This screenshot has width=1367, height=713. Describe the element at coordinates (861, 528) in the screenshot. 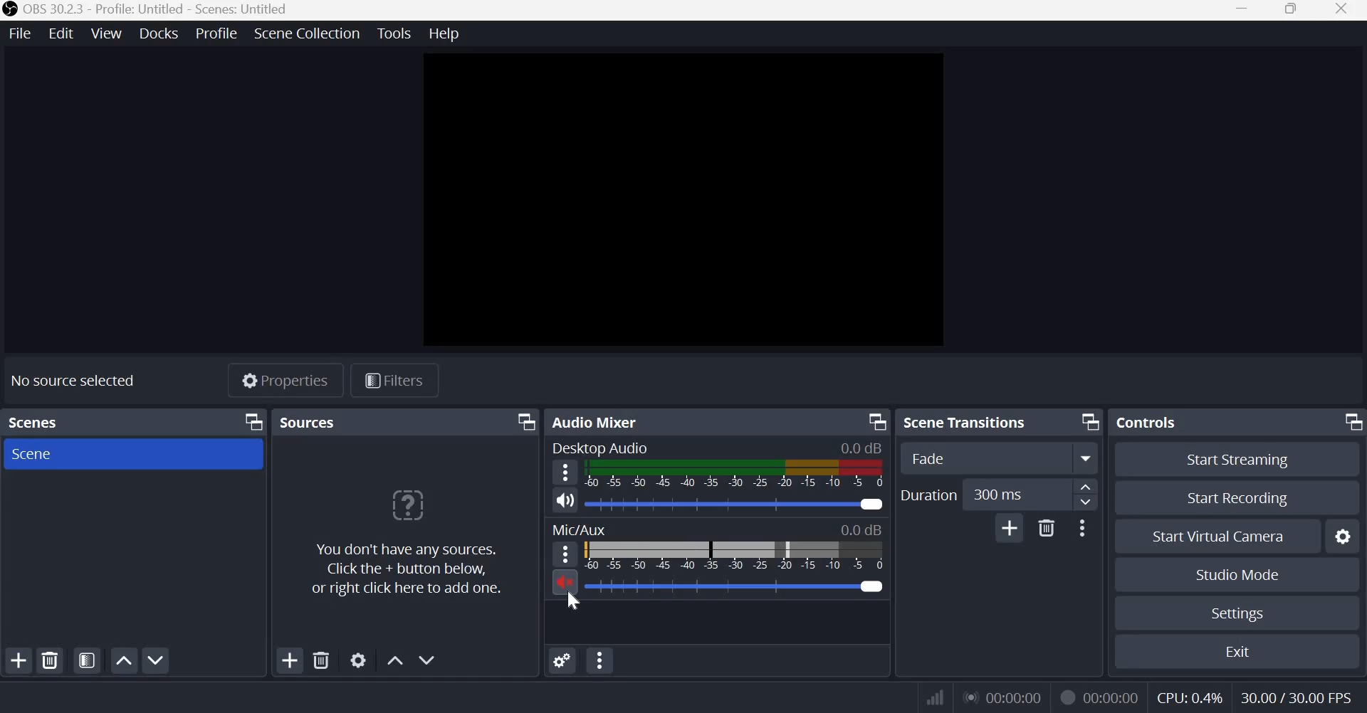

I see `0.00 dB` at that location.